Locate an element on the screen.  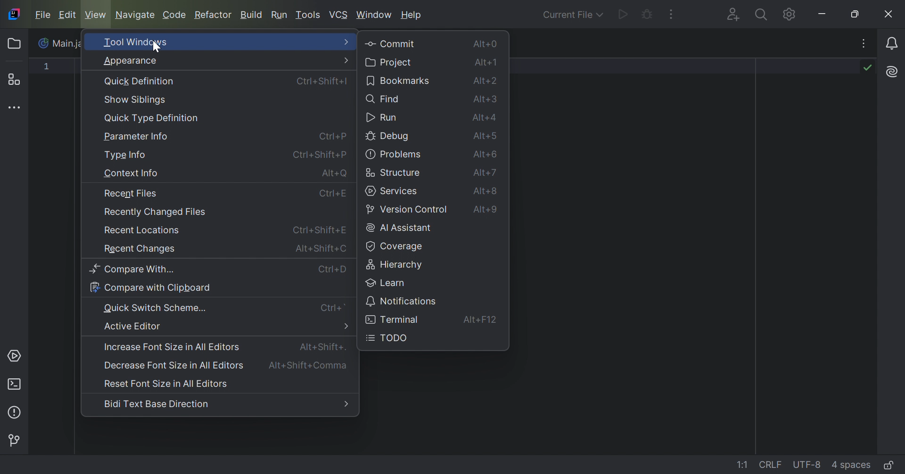
Alt+6 is located at coordinates (485, 155).